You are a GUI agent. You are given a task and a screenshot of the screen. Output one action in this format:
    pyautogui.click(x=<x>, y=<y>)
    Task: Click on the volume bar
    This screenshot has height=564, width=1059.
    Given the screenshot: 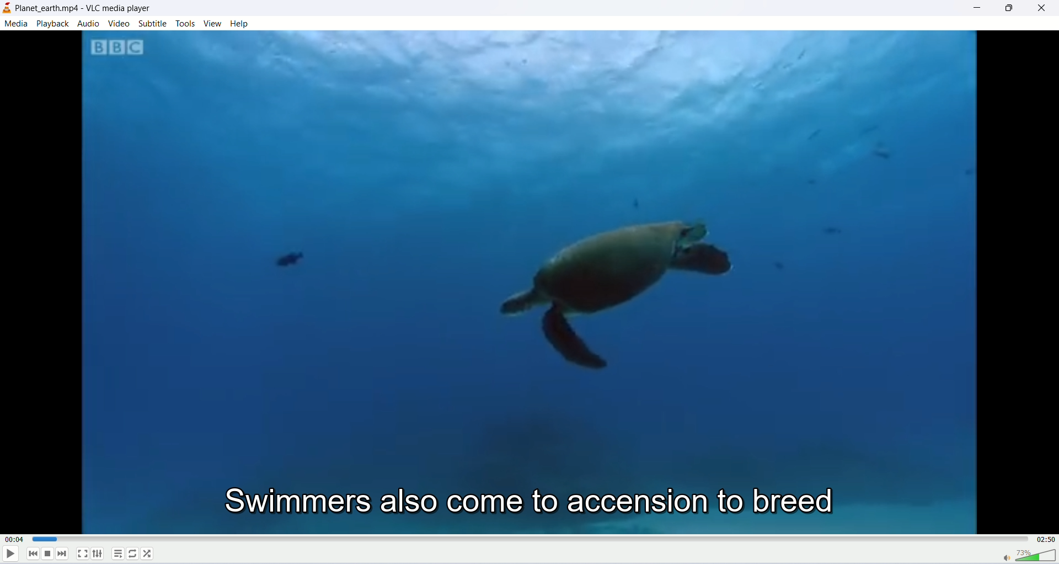 What is the action you would take?
    pyautogui.click(x=1029, y=554)
    